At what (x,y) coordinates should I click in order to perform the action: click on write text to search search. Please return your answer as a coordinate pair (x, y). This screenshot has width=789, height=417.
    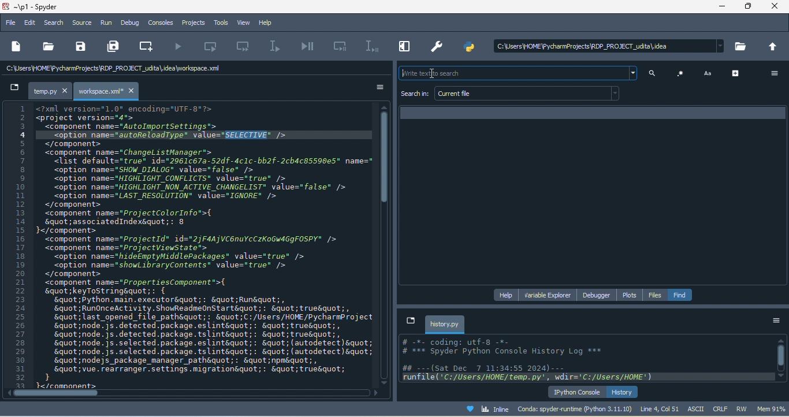
    Looking at the image, I should click on (516, 73).